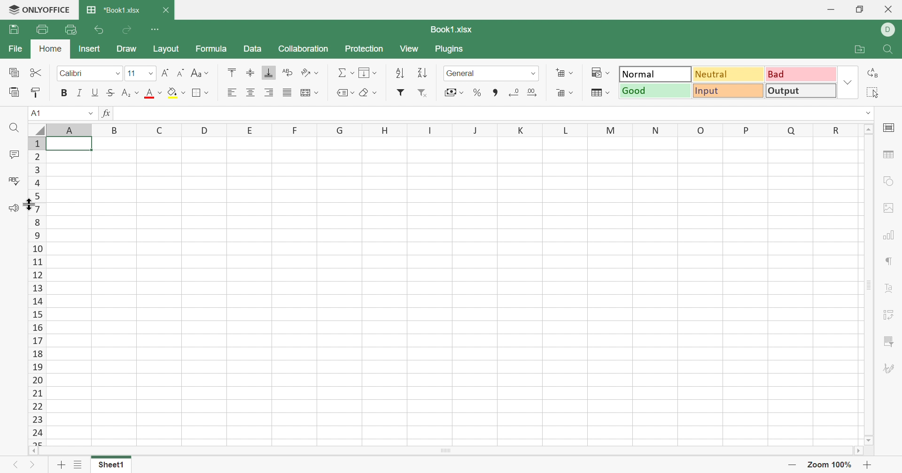  Describe the element at coordinates (871, 441) in the screenshot. I see `Scroll Down` at that location.